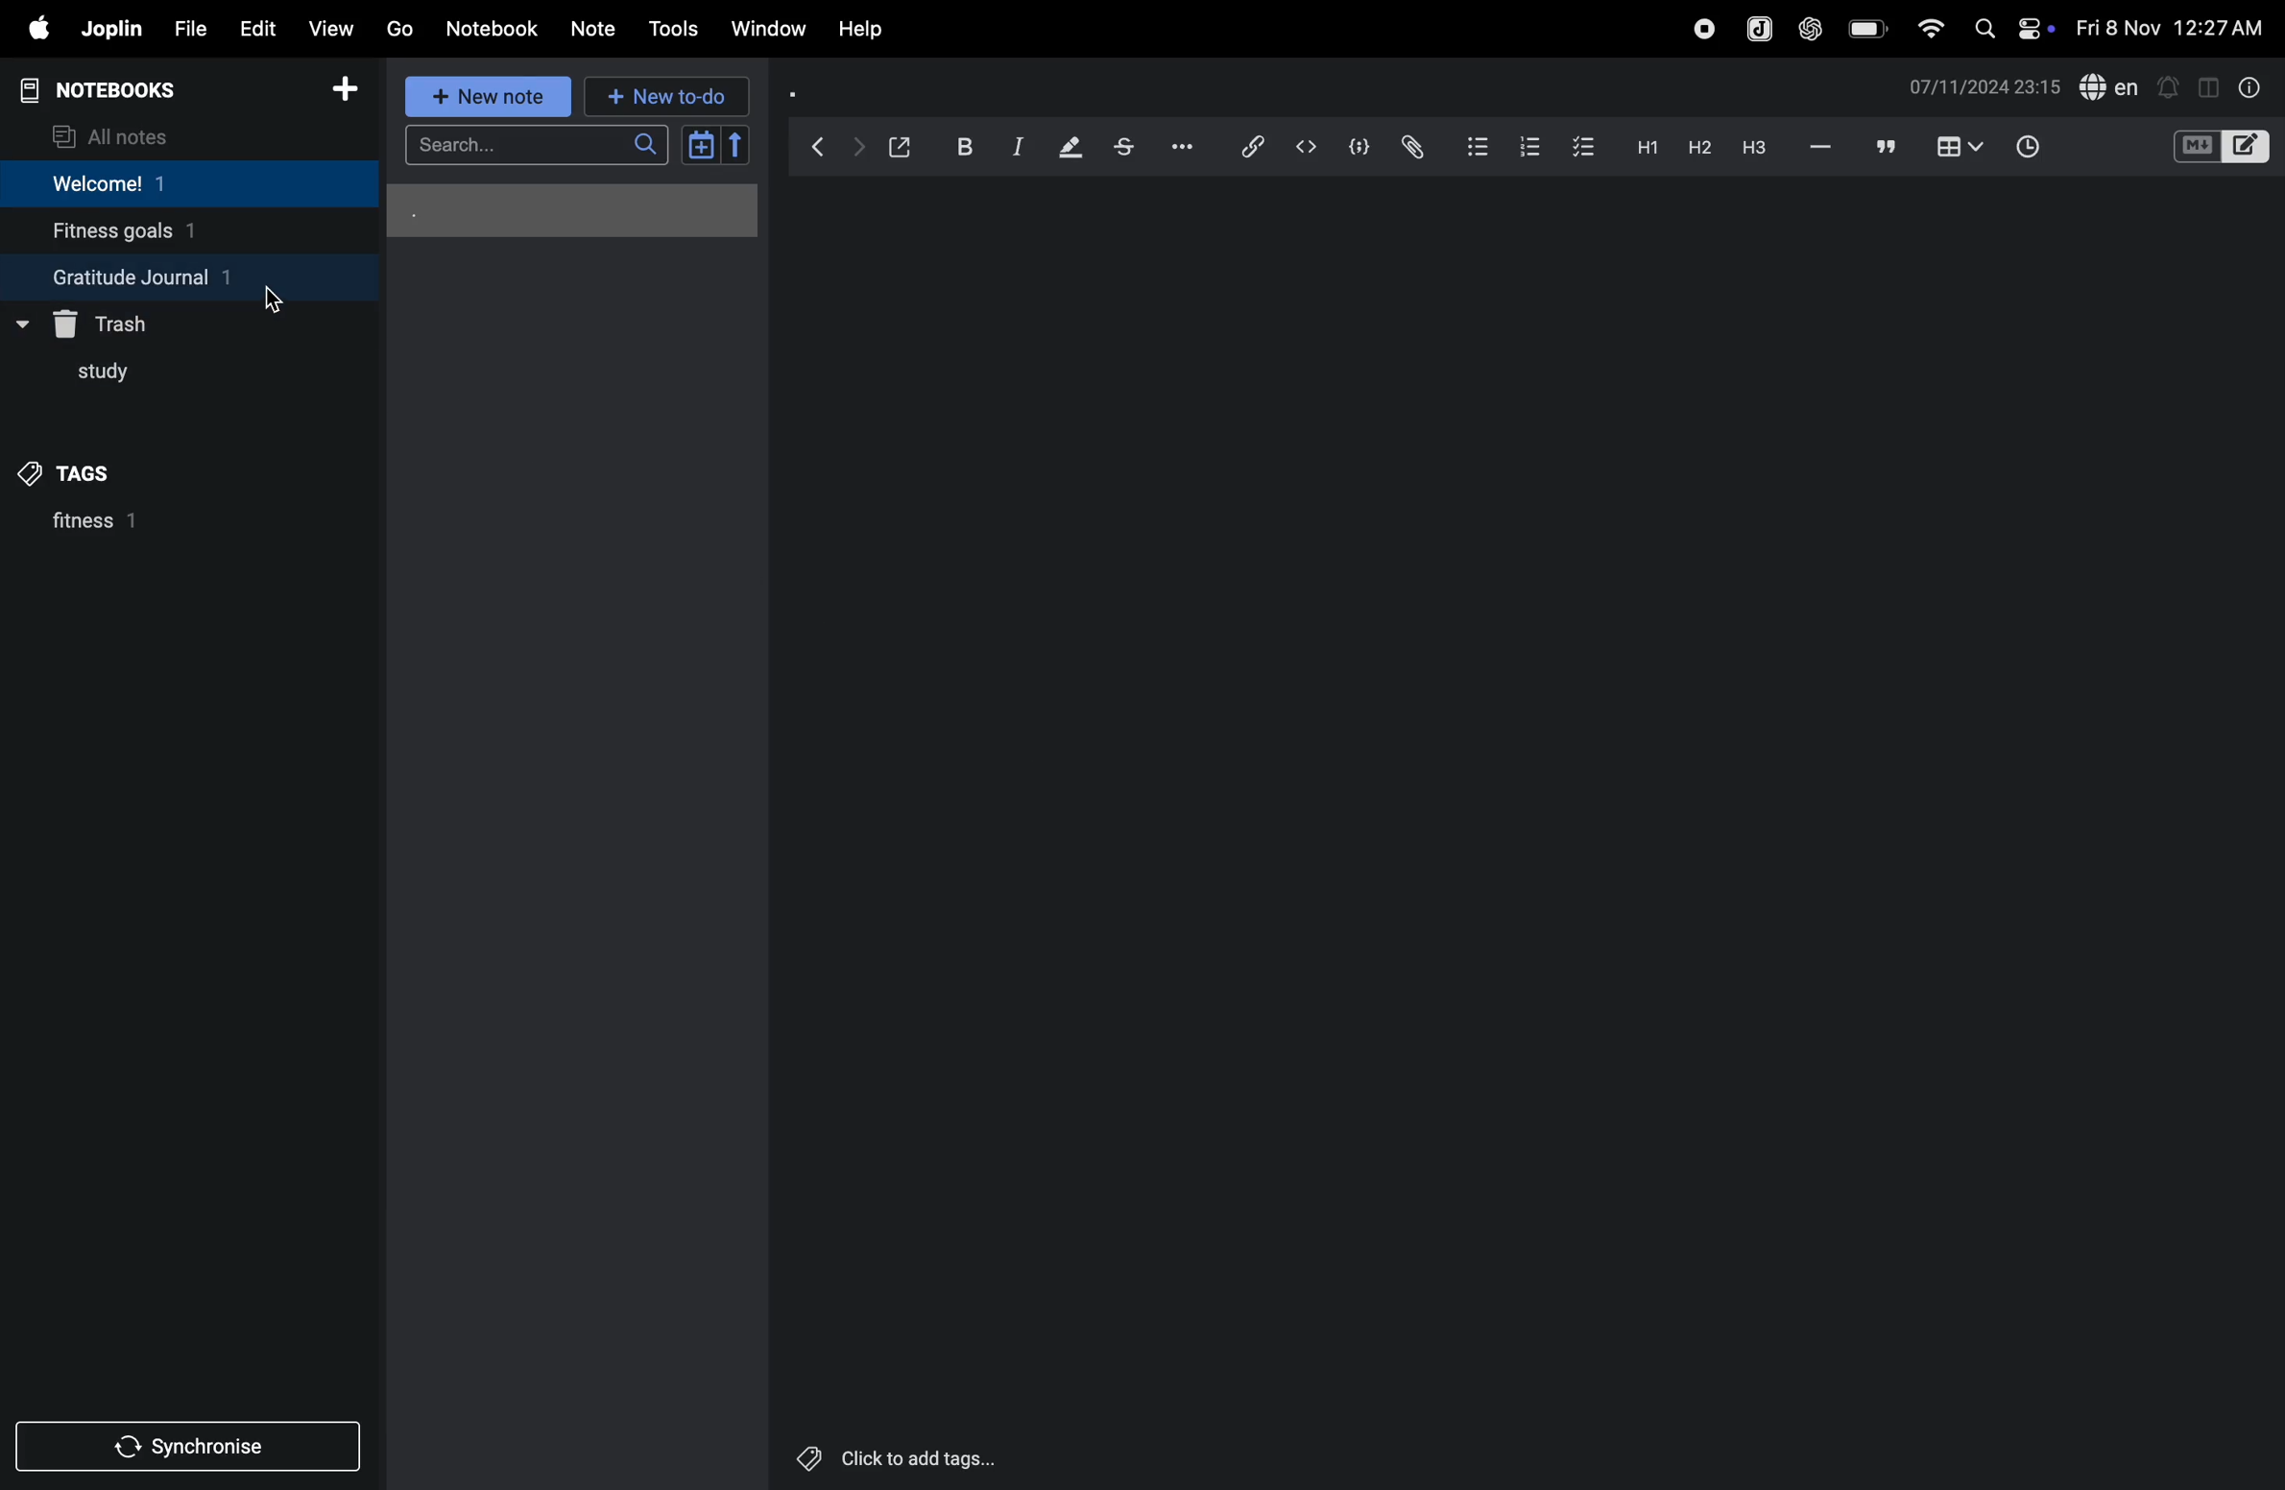  What do you see at coordinates (673, 30) in the screenshot?
I see `tools` at bounding box center [673, 30].